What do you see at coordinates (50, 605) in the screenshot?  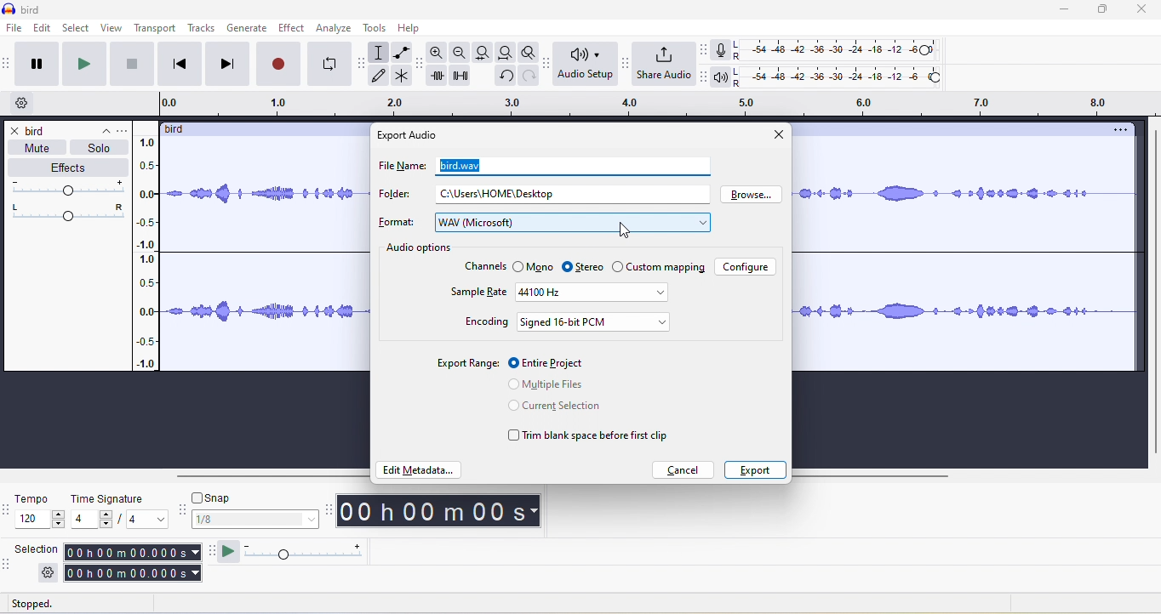 I see `stopped` at bounding box center [50, 605].